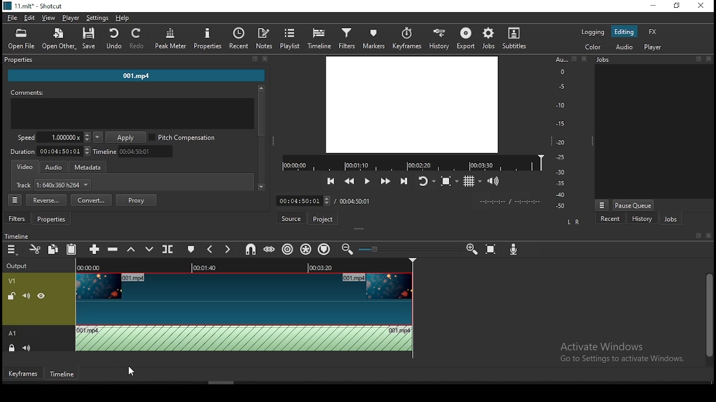 This screenshot has width=716, height=402. Describe the element at coordinates (114, 249) in the screenshot. I see `ripple delete` at that location.